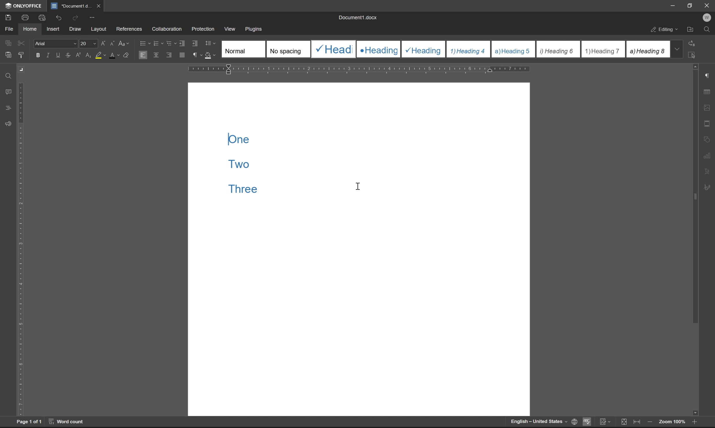 This screenshot has width=715, height=428. What do you see at coordinates (71, 6) in the screenshot?
I see `document1` at bounding box center [71, 6].